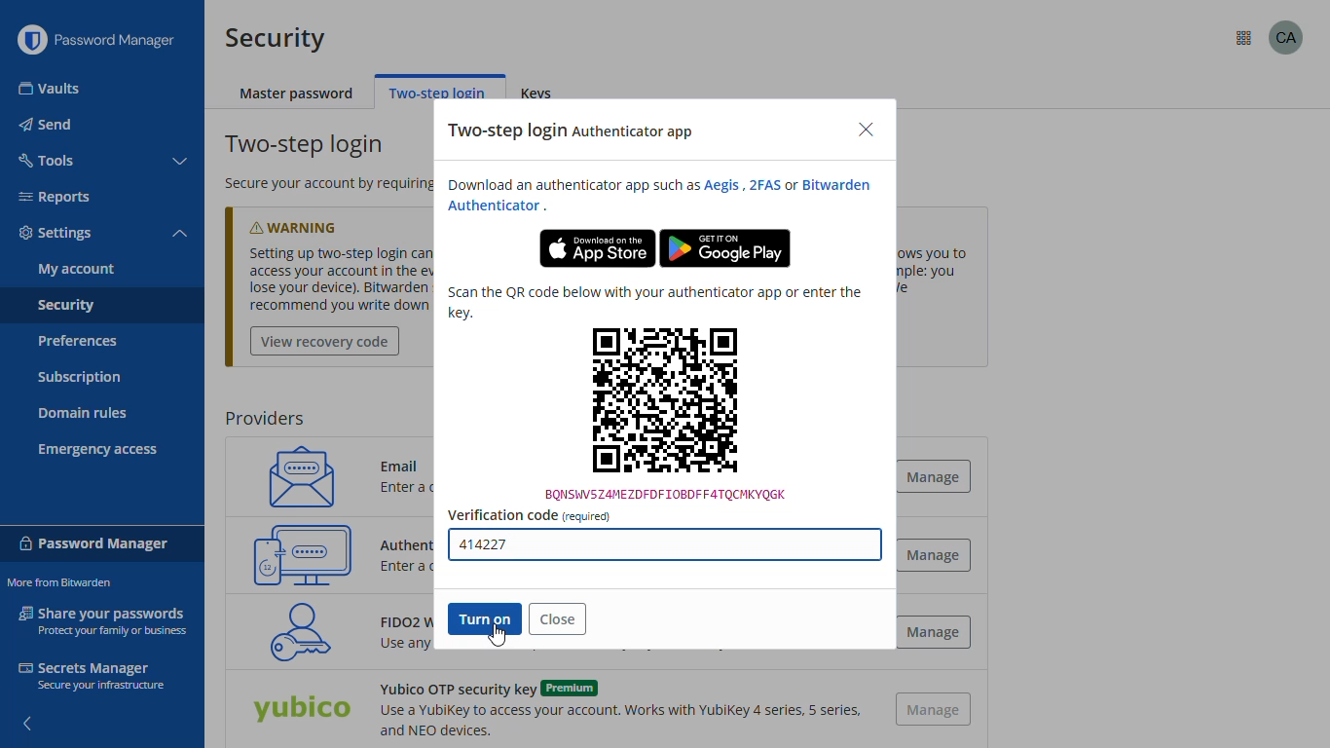 The image size is (1330, 748). What do you see at coordinates (307, 145) in the screenshot?
I see `two-step login` at bounding box center [307, 145].